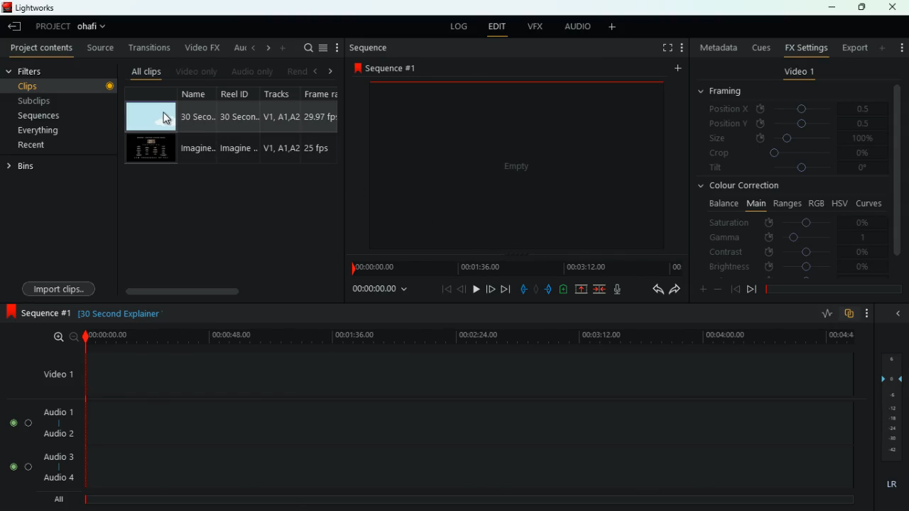  Describe the element at coordinates (228, 291) in the screenshot. I see `scroll` at that location.